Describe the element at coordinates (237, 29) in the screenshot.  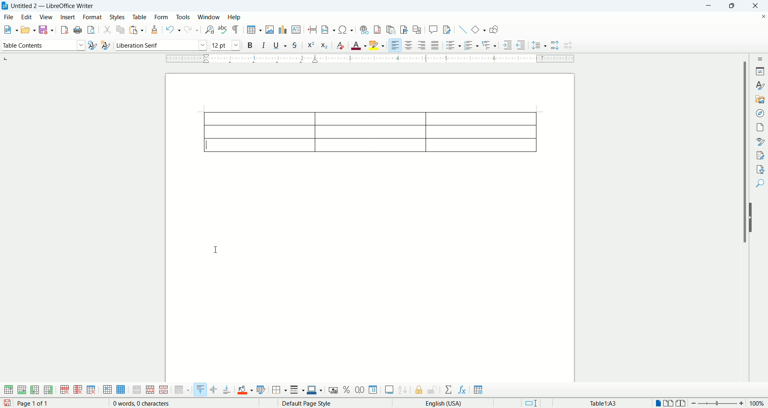
I see `formatting mark` at that location.